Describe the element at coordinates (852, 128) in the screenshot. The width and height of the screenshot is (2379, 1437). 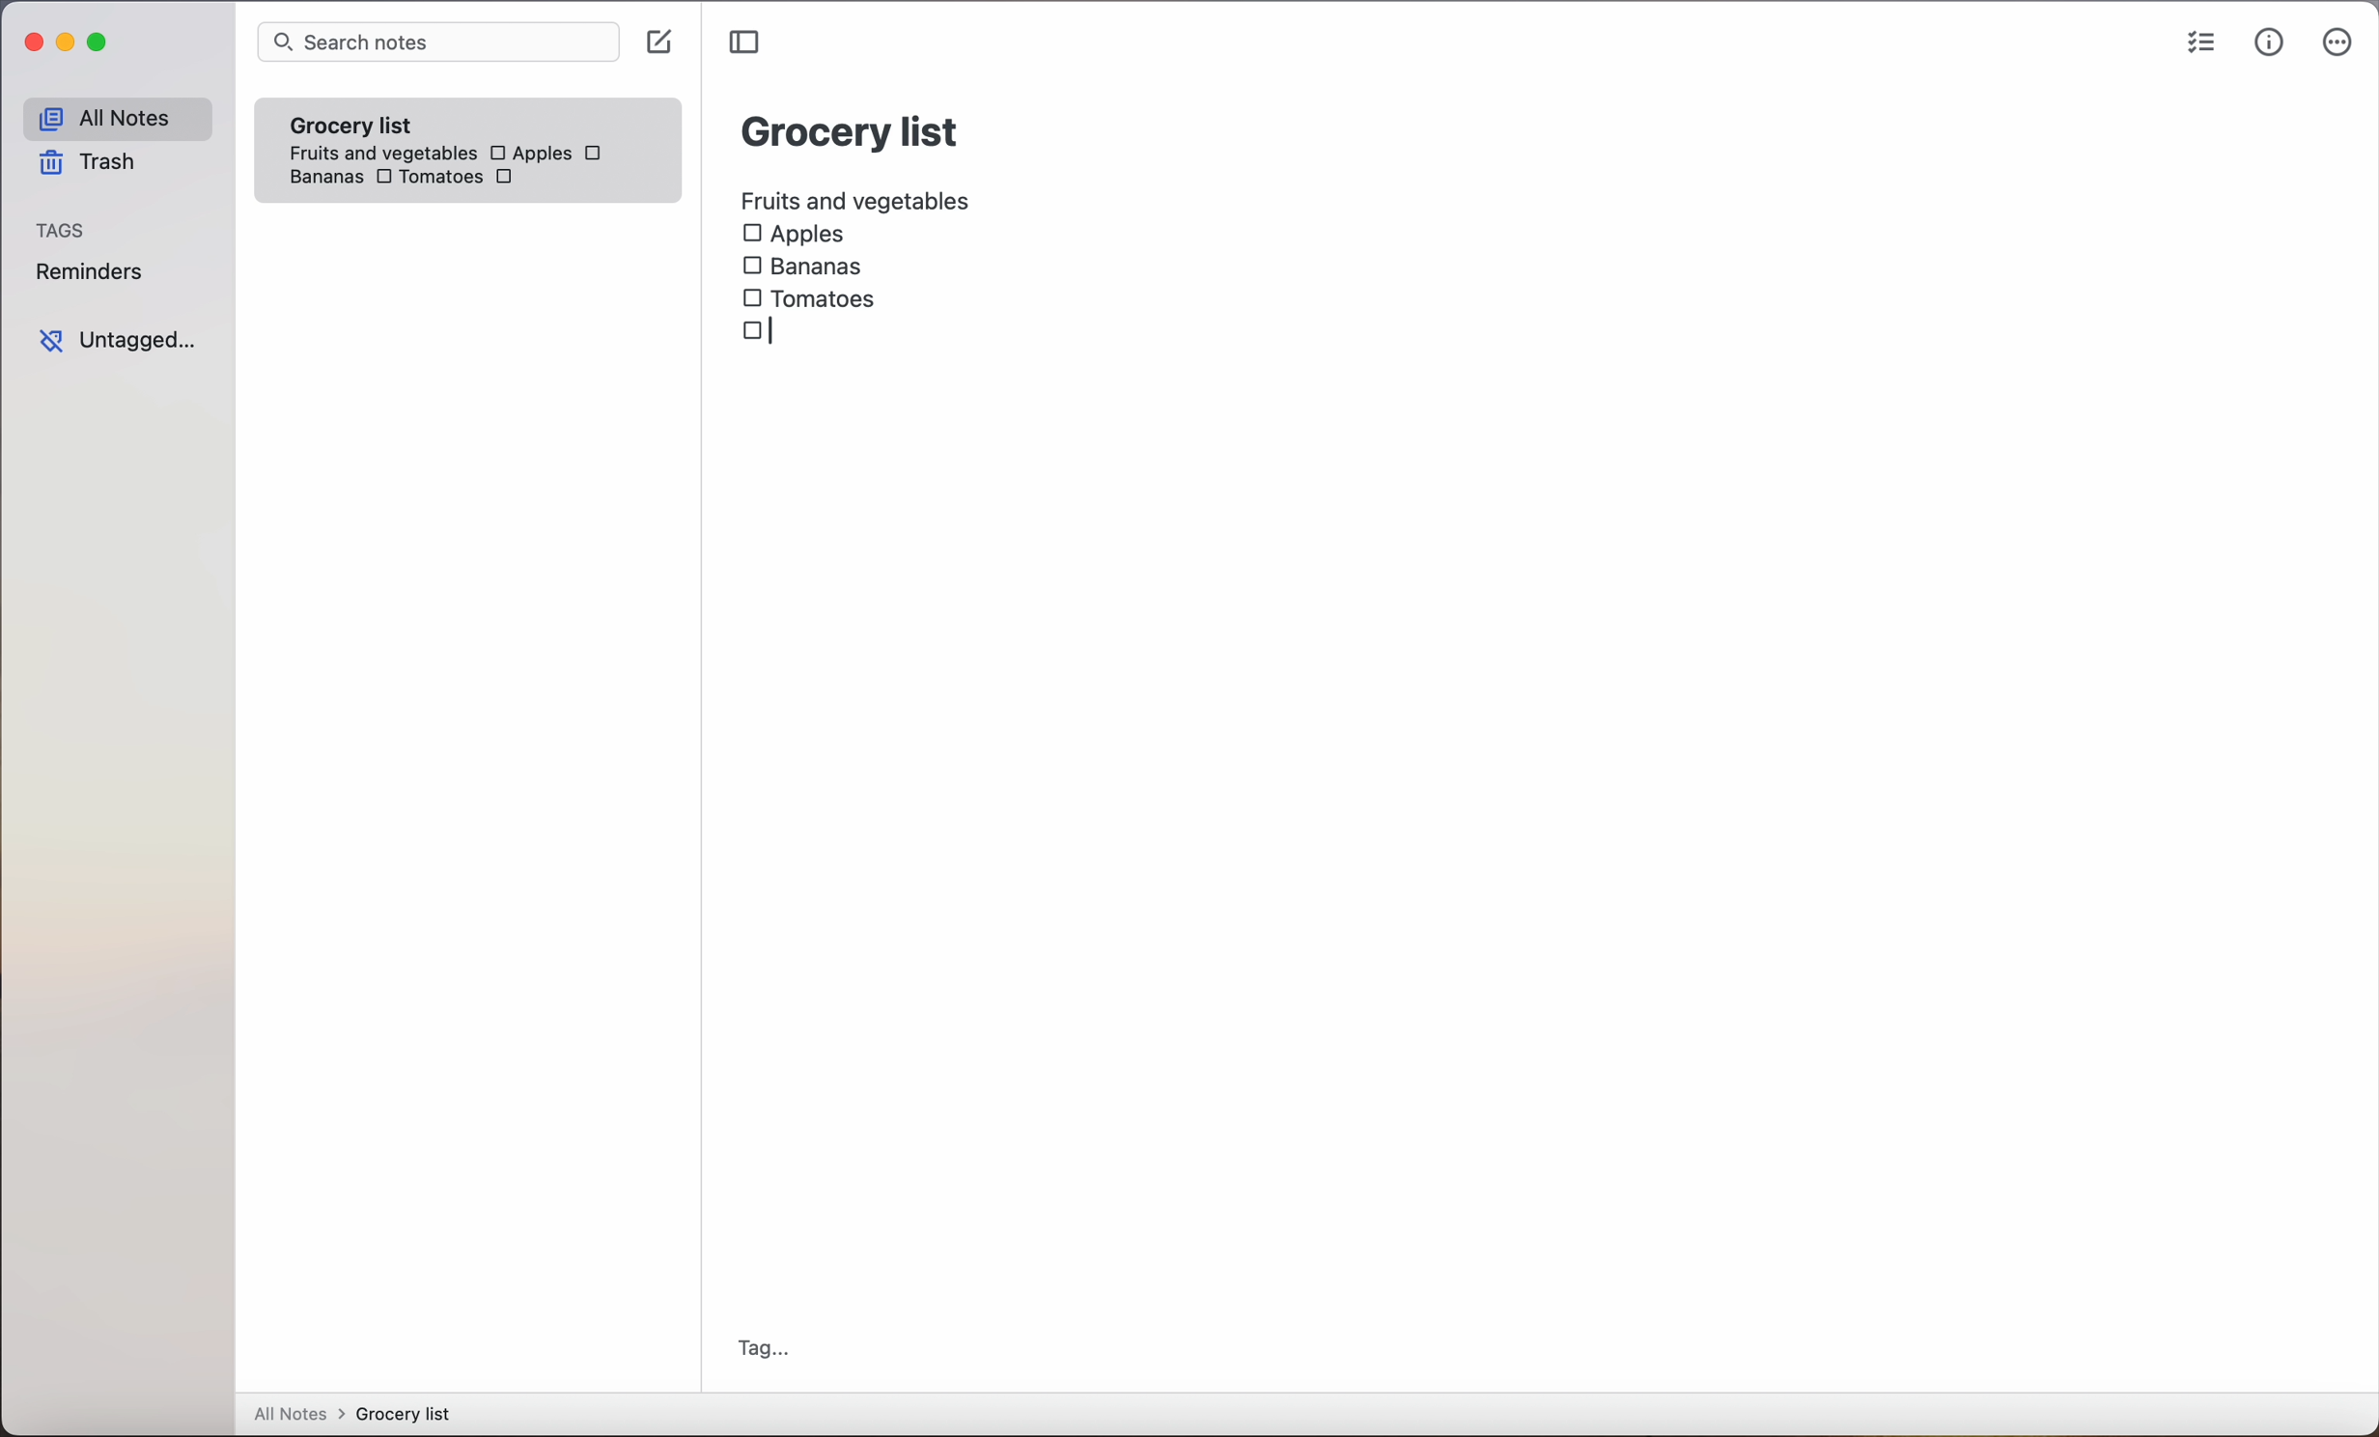
I see `grocery list` at that location.